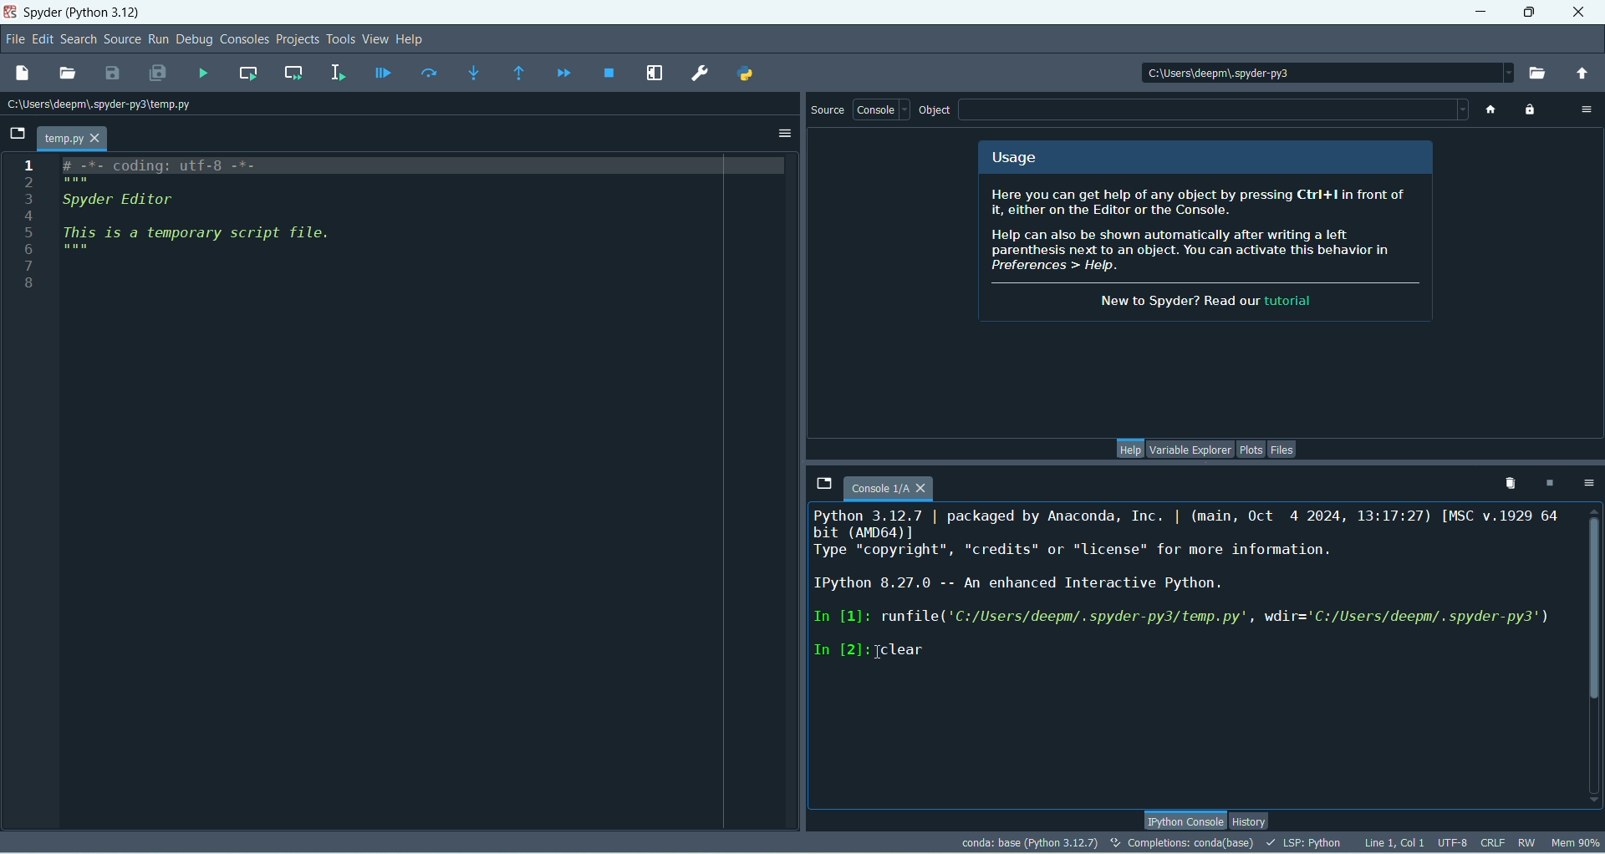 The height and width of the screenshot is (854, 1605). I want to click on run file, so click(203, 75).